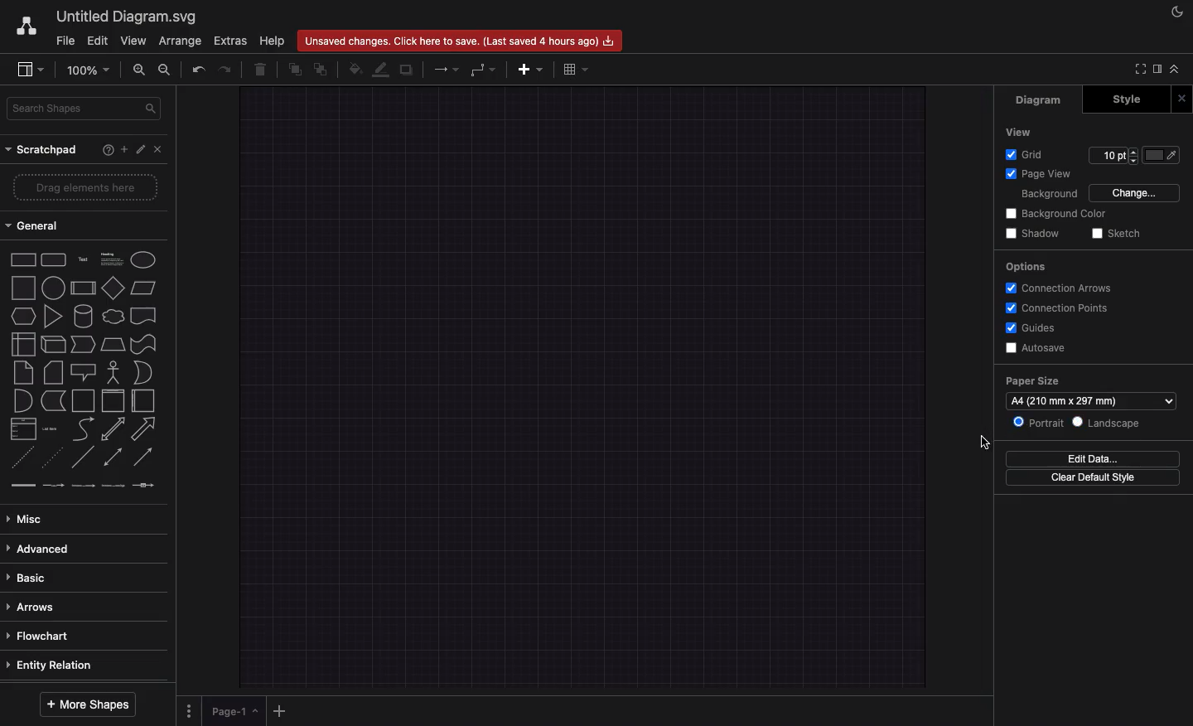 The image size is (1193, 726). Describe the element at coordinates (29, 517) in the screenshot. I see `Misc` at that location.